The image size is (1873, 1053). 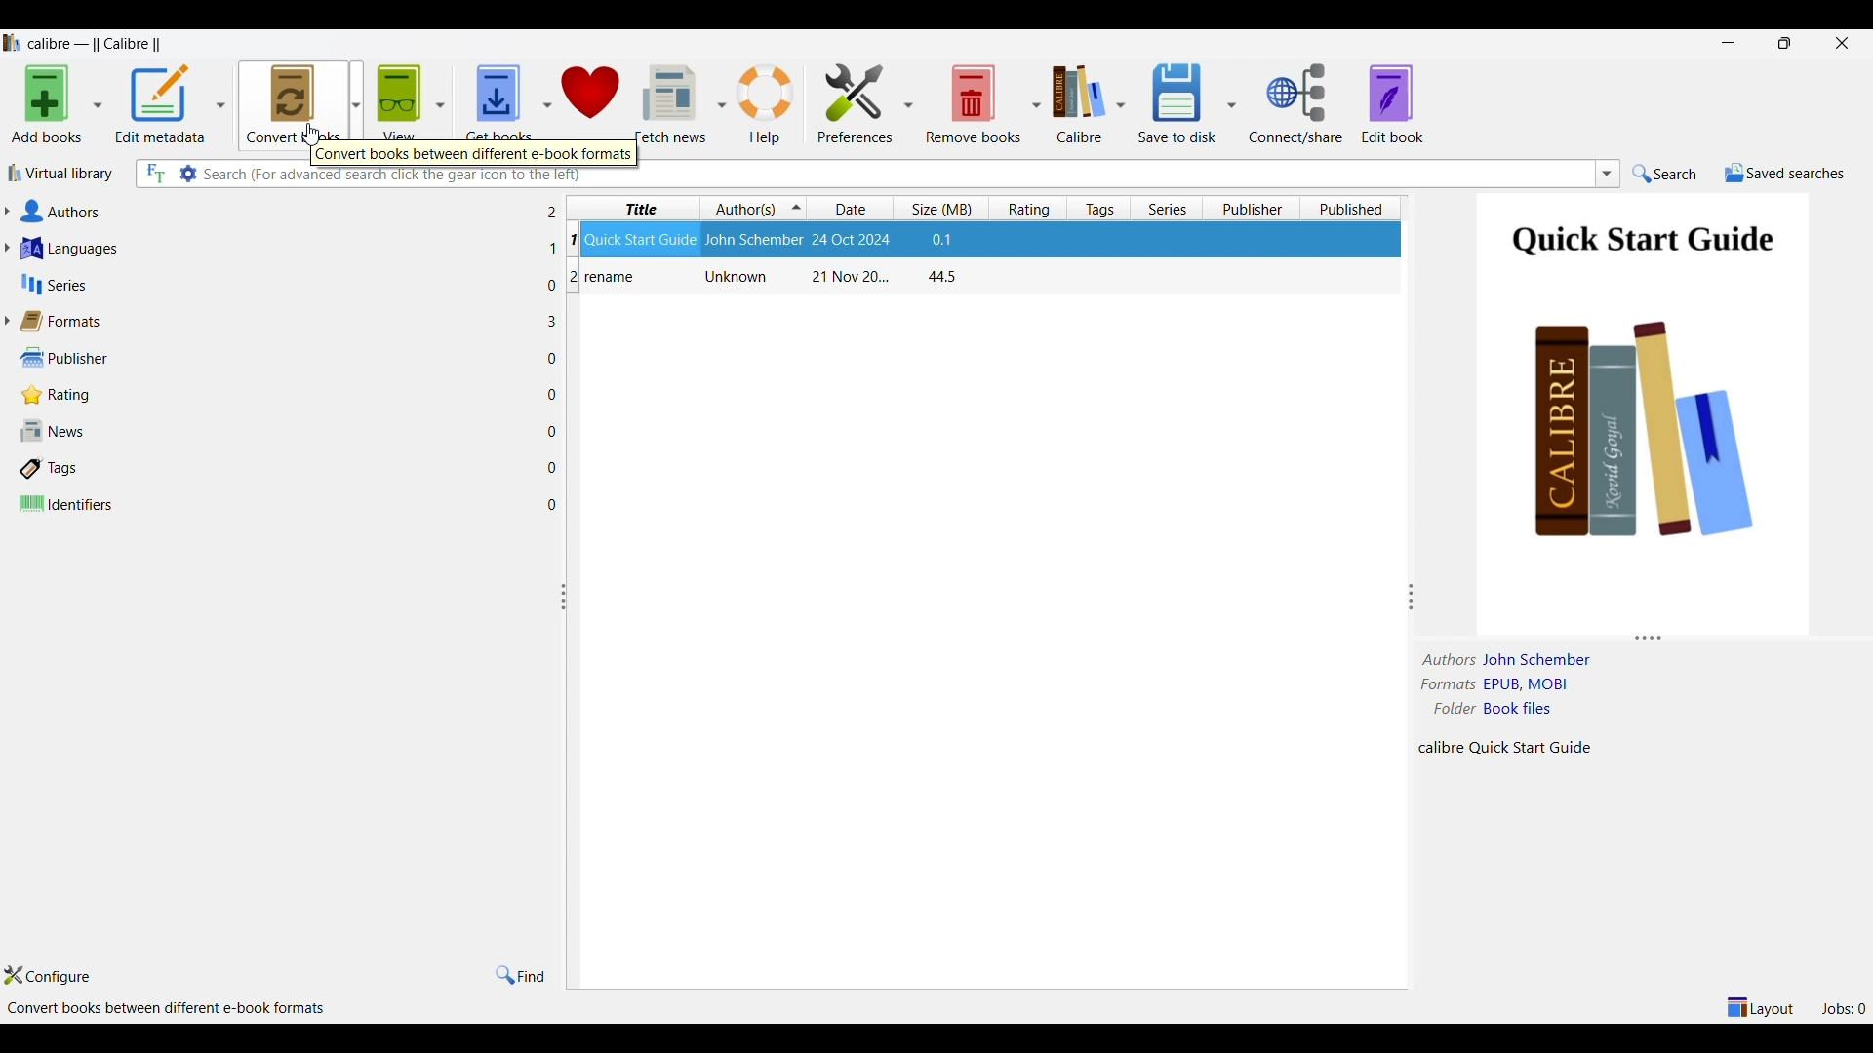 What do you see at coordinates (471, 155) in the screenshot?
I see `Description of selected icon` at bounding box center [471, 155].